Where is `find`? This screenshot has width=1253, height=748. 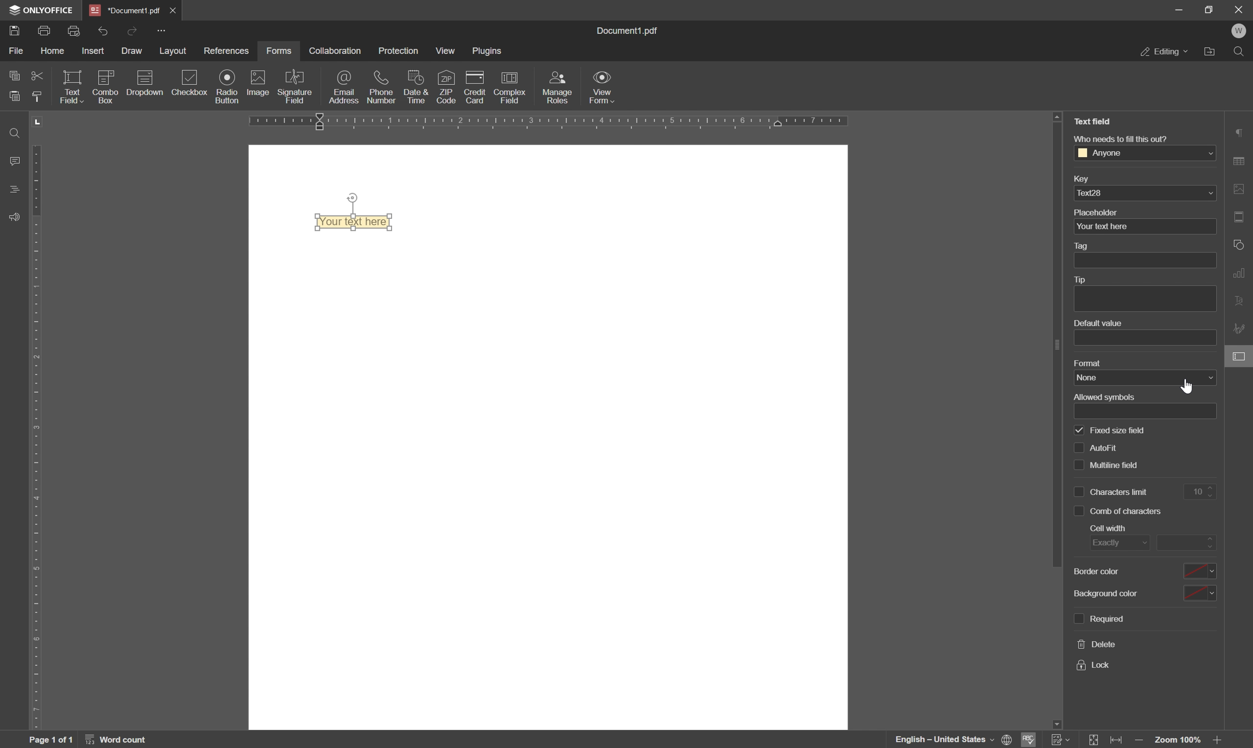
find is located at coordinates (1241, 52).